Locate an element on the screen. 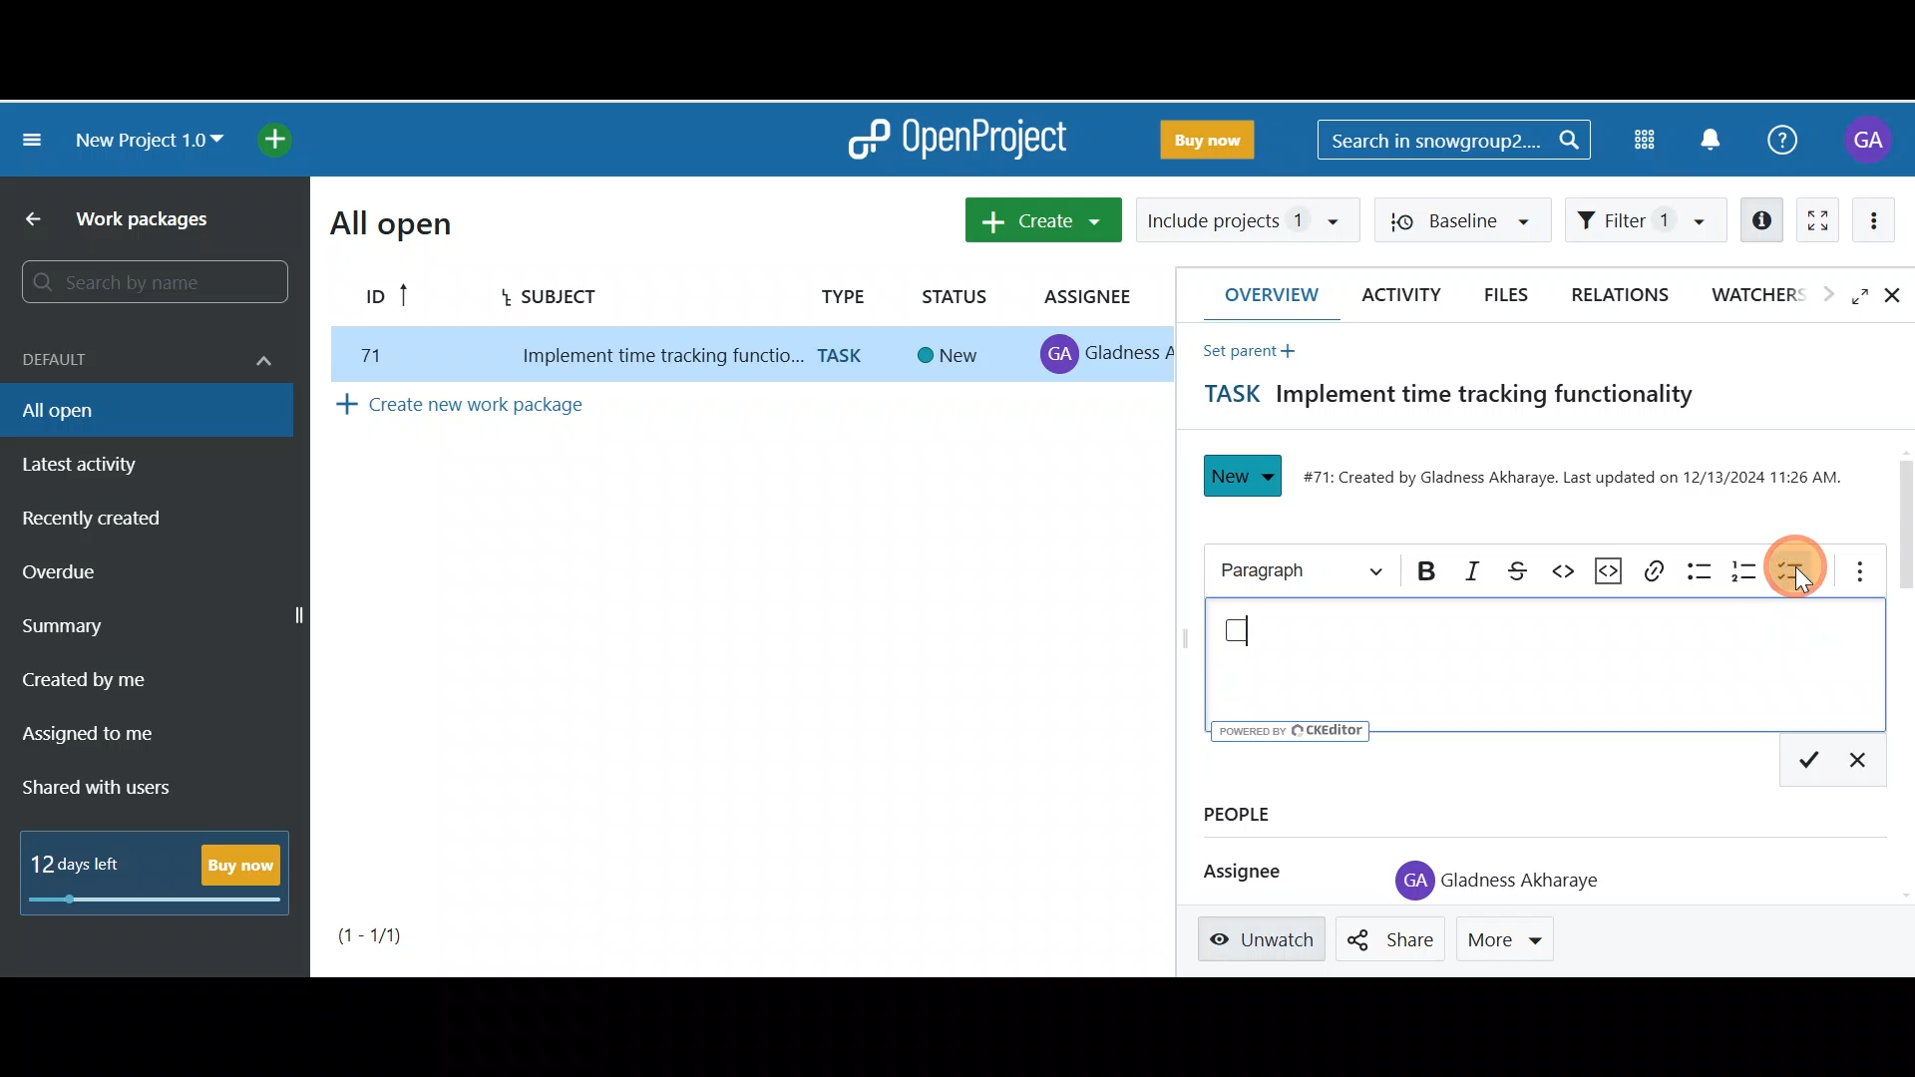 This screenshot has width=1915, height=1077. Activity is located at coordinates (1396, 294).